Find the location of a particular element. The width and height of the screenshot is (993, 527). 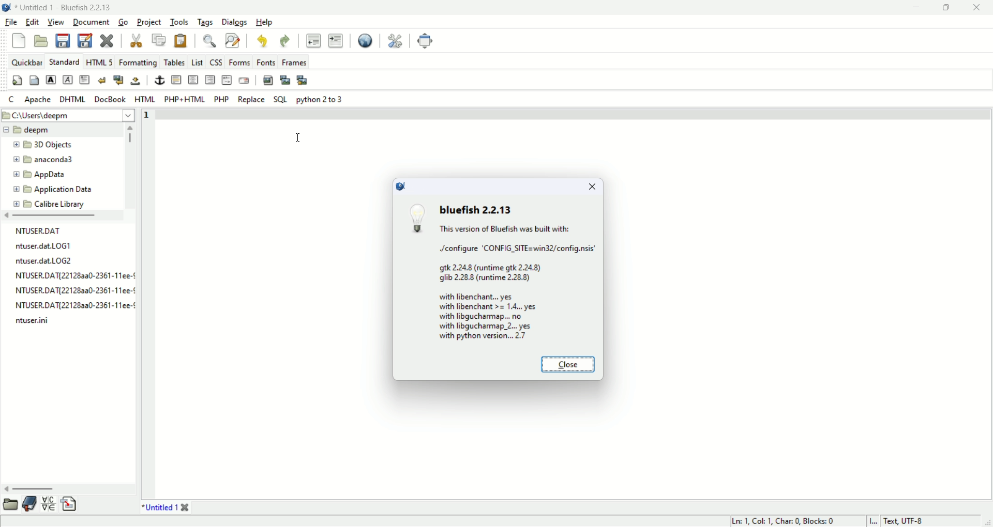

file name is located at coordinates (73, 275).